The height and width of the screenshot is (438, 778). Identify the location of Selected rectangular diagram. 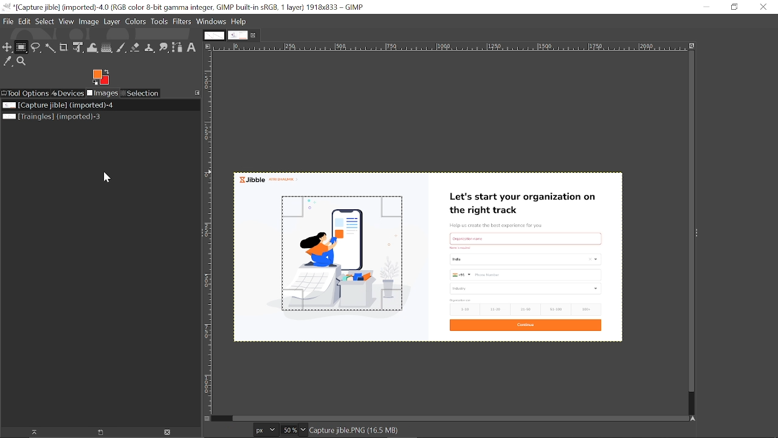
(345, 254).